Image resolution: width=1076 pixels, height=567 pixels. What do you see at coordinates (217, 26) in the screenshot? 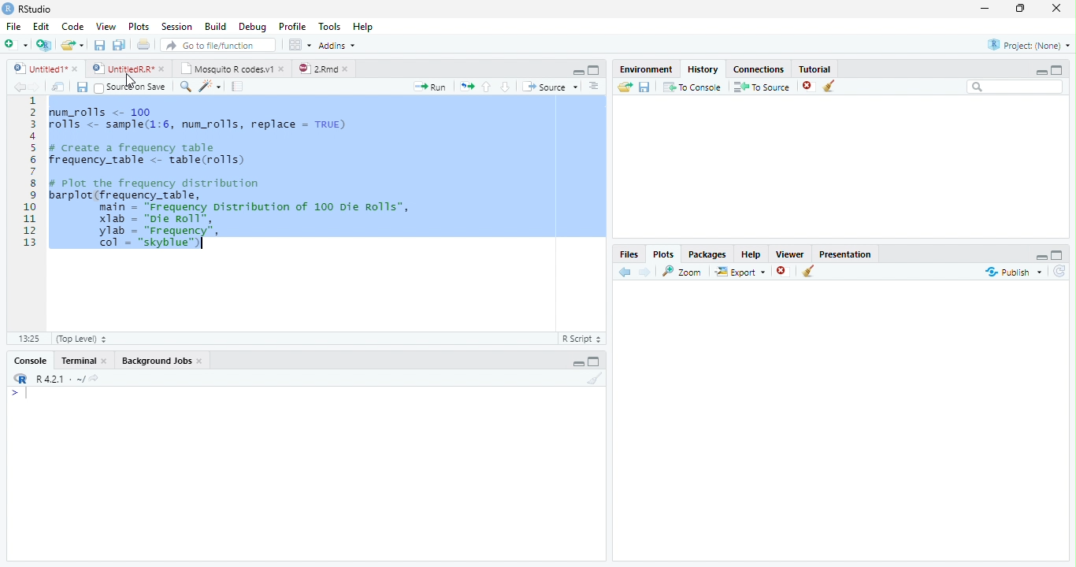
I see `Build` at bounding box center [217, 26].